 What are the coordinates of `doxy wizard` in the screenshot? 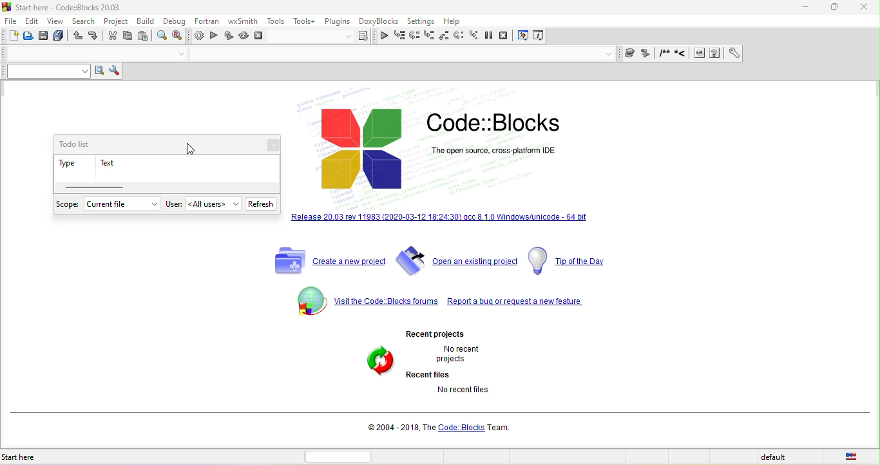 It's located at (632, 53).